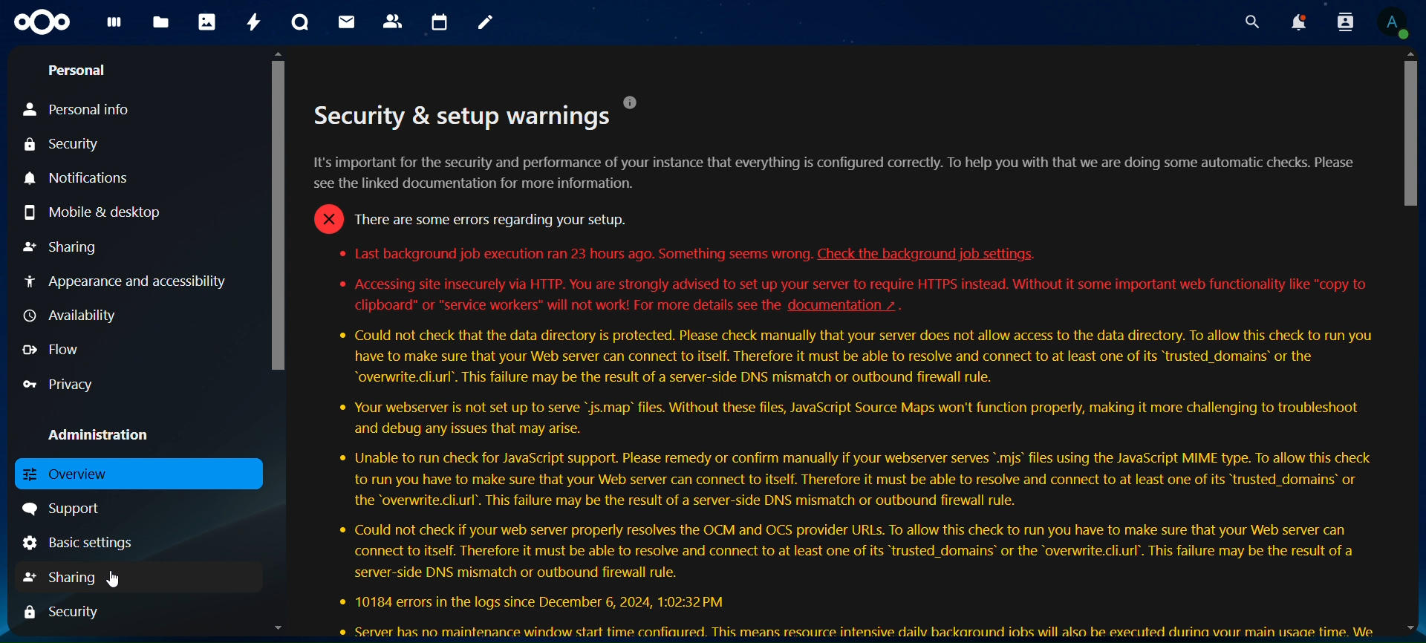 This screenshot has width=1426, height=643. What do you see at coordinates (68, 314) in the screenshot?
I see `availability` at bounding box center [68, 314].